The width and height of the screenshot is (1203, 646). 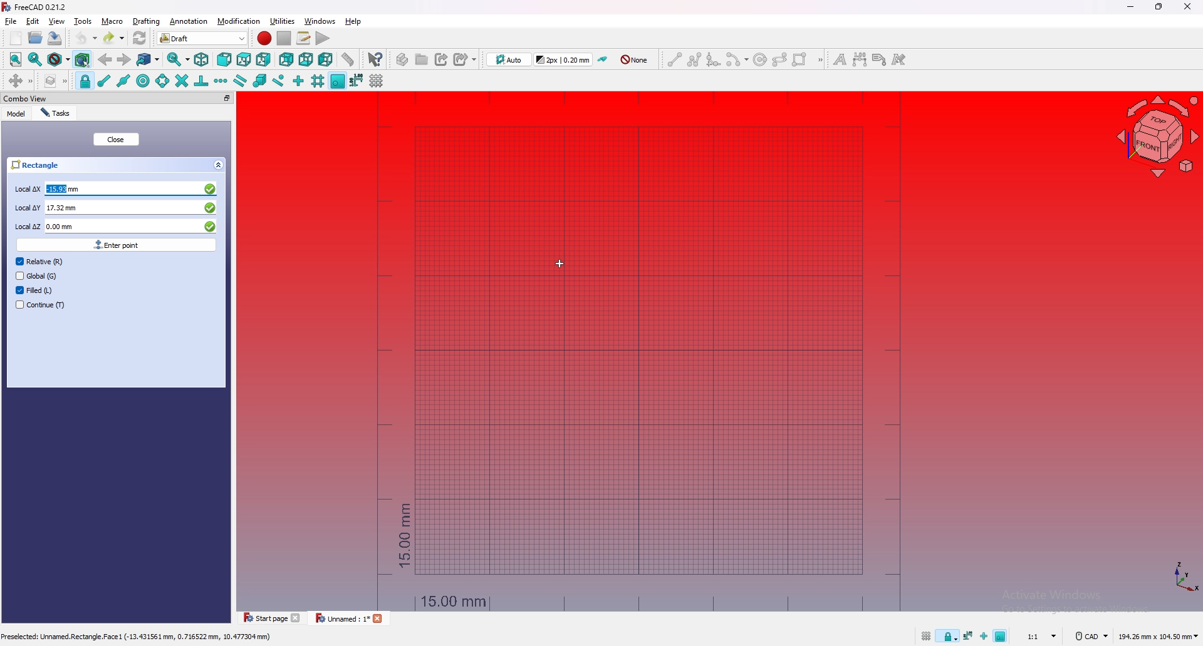 What do you see at coordinates (736, 59) in the screenshot?
I see `arc tools` at bounding box center [736, 59].